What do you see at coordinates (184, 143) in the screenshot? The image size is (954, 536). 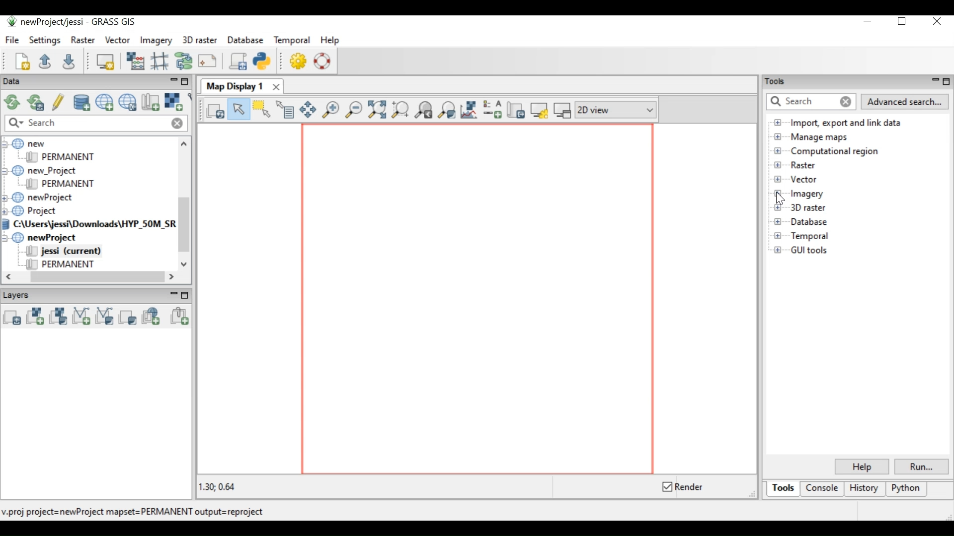 I see `Scroll up` at bounding box center [184, 143].